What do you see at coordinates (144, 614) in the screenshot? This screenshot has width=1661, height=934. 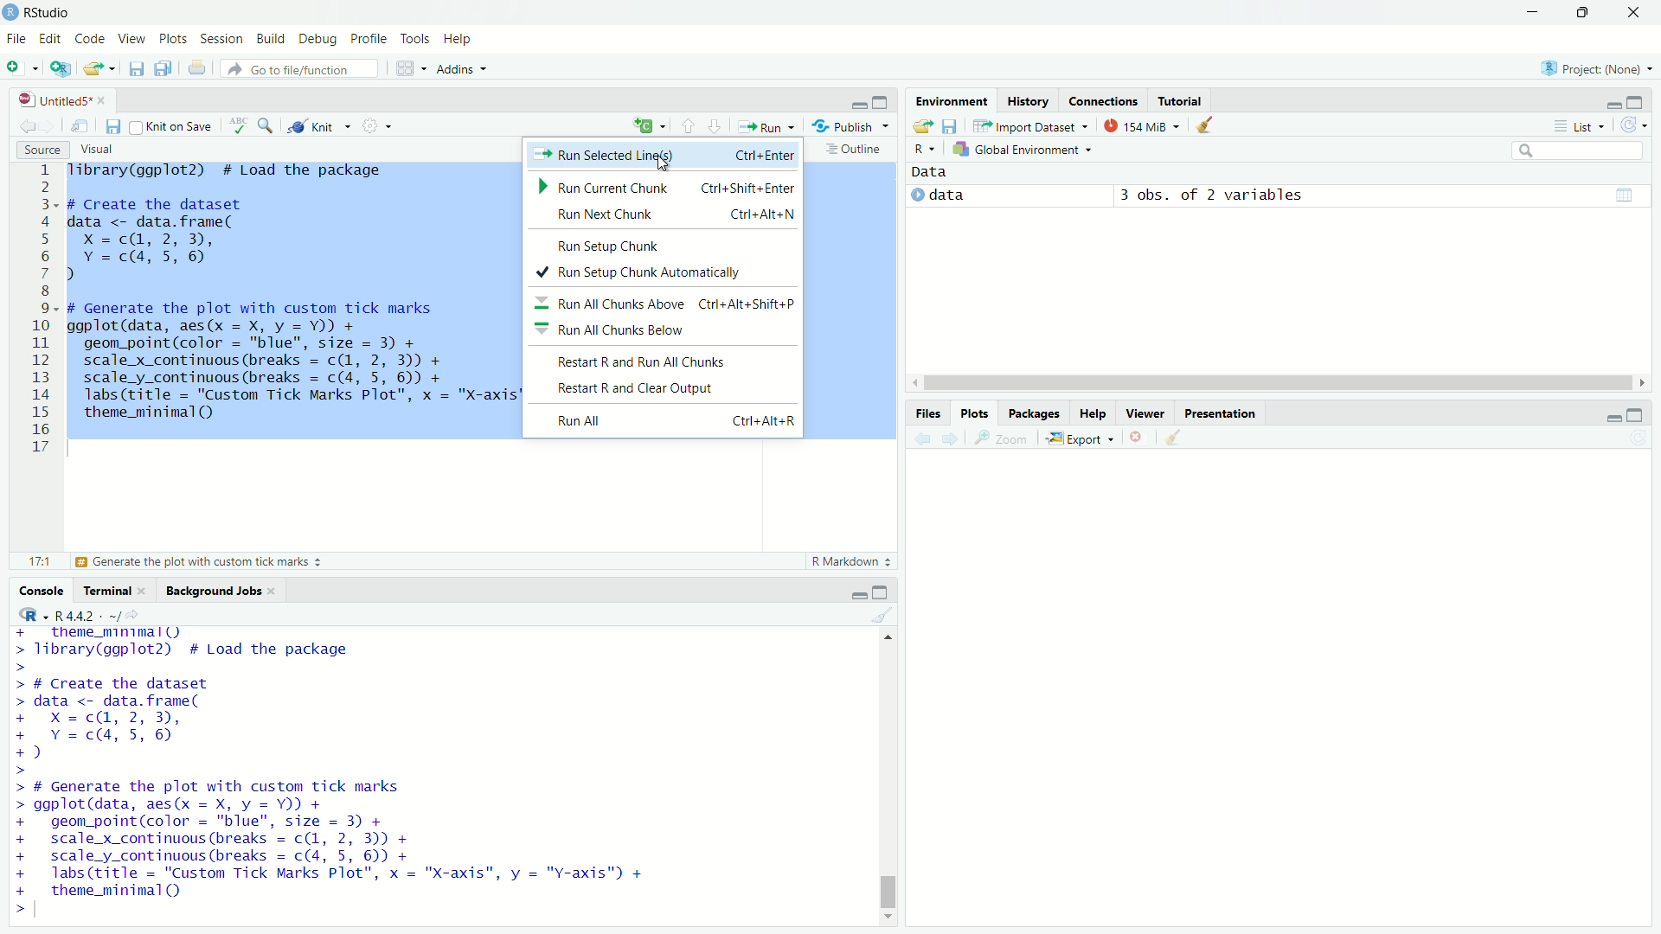 I see `view the current working directory` at bounding box center [144, 614].